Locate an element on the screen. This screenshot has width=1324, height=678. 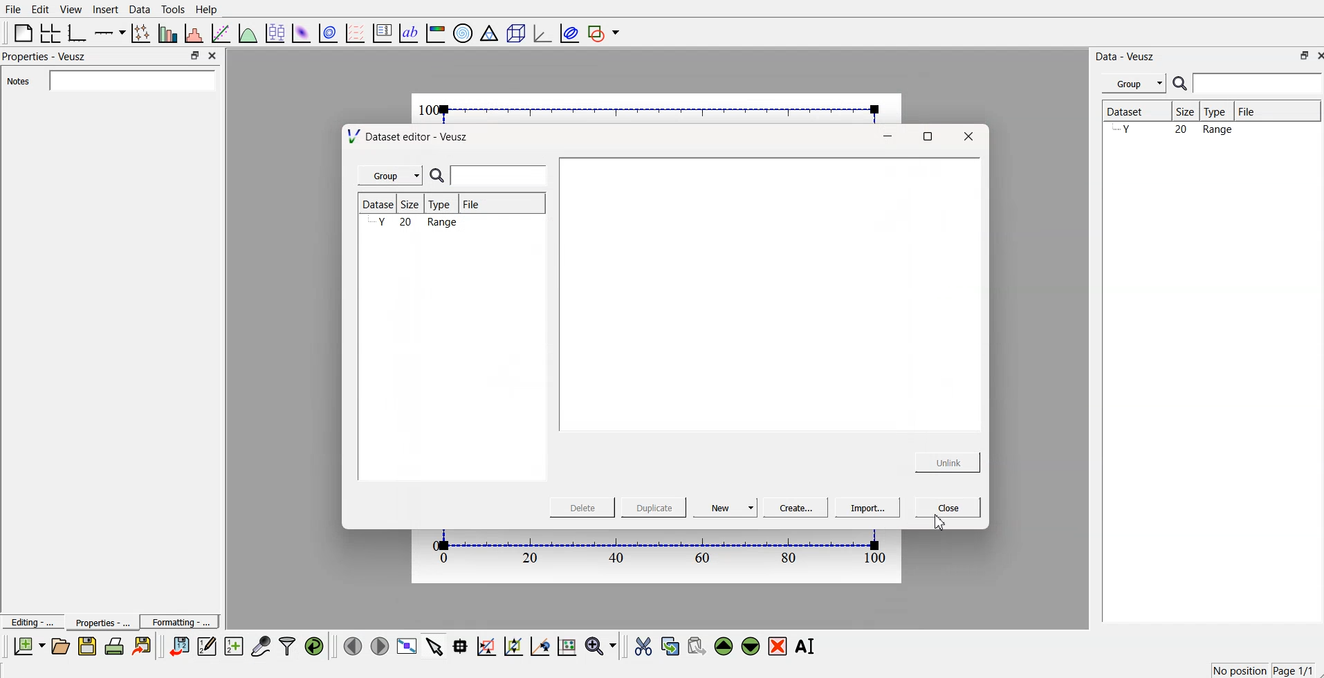
Data is located at coordinates (140, 9).